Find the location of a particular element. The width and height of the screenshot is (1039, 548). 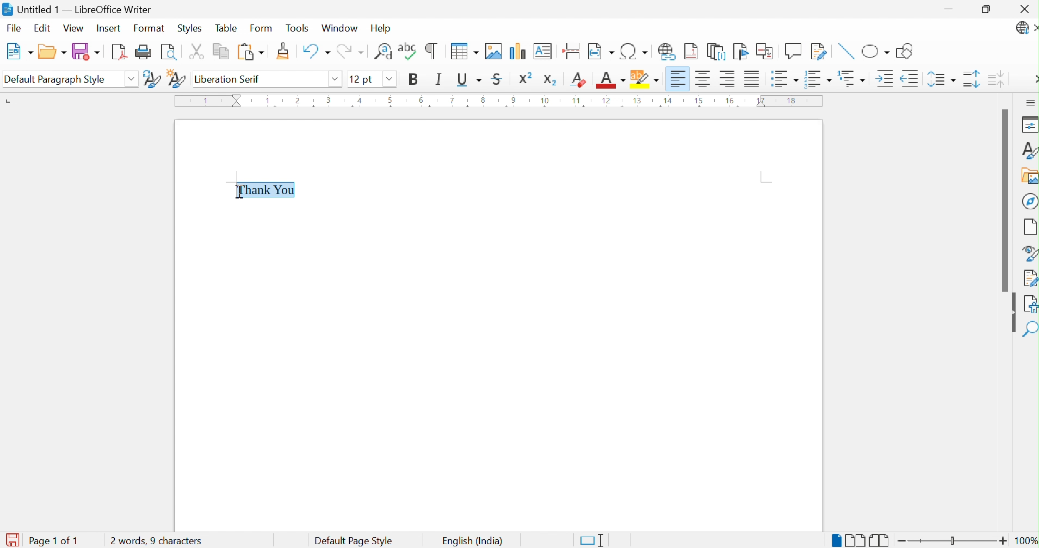

Insert Cross-reference is located at coordinates (766, 51).